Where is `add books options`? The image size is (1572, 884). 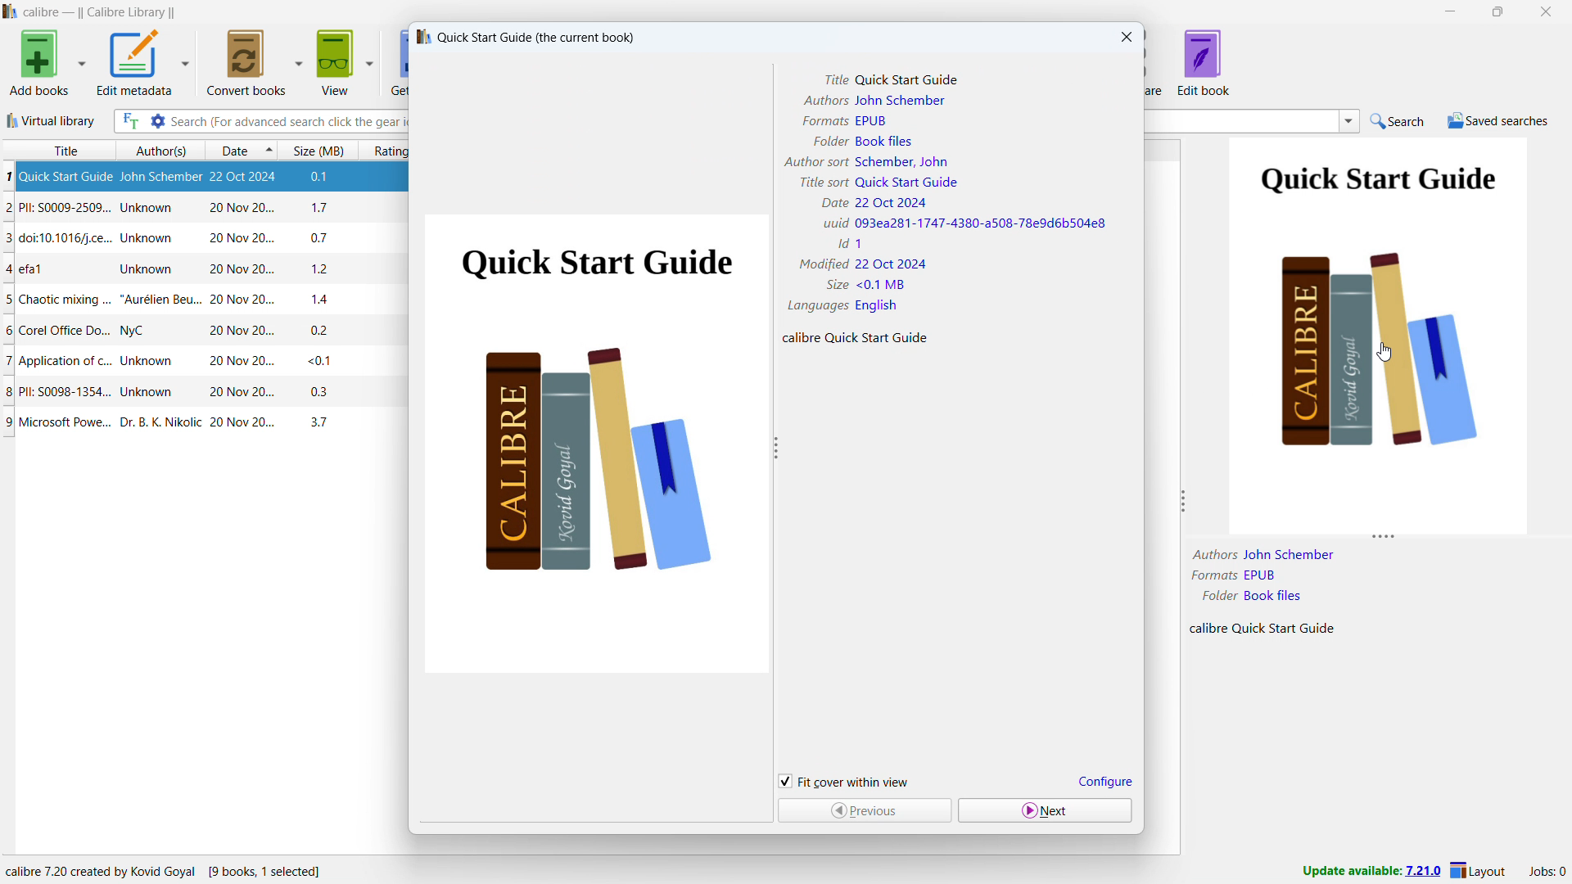 add books options is located at coordinates (81, 64).